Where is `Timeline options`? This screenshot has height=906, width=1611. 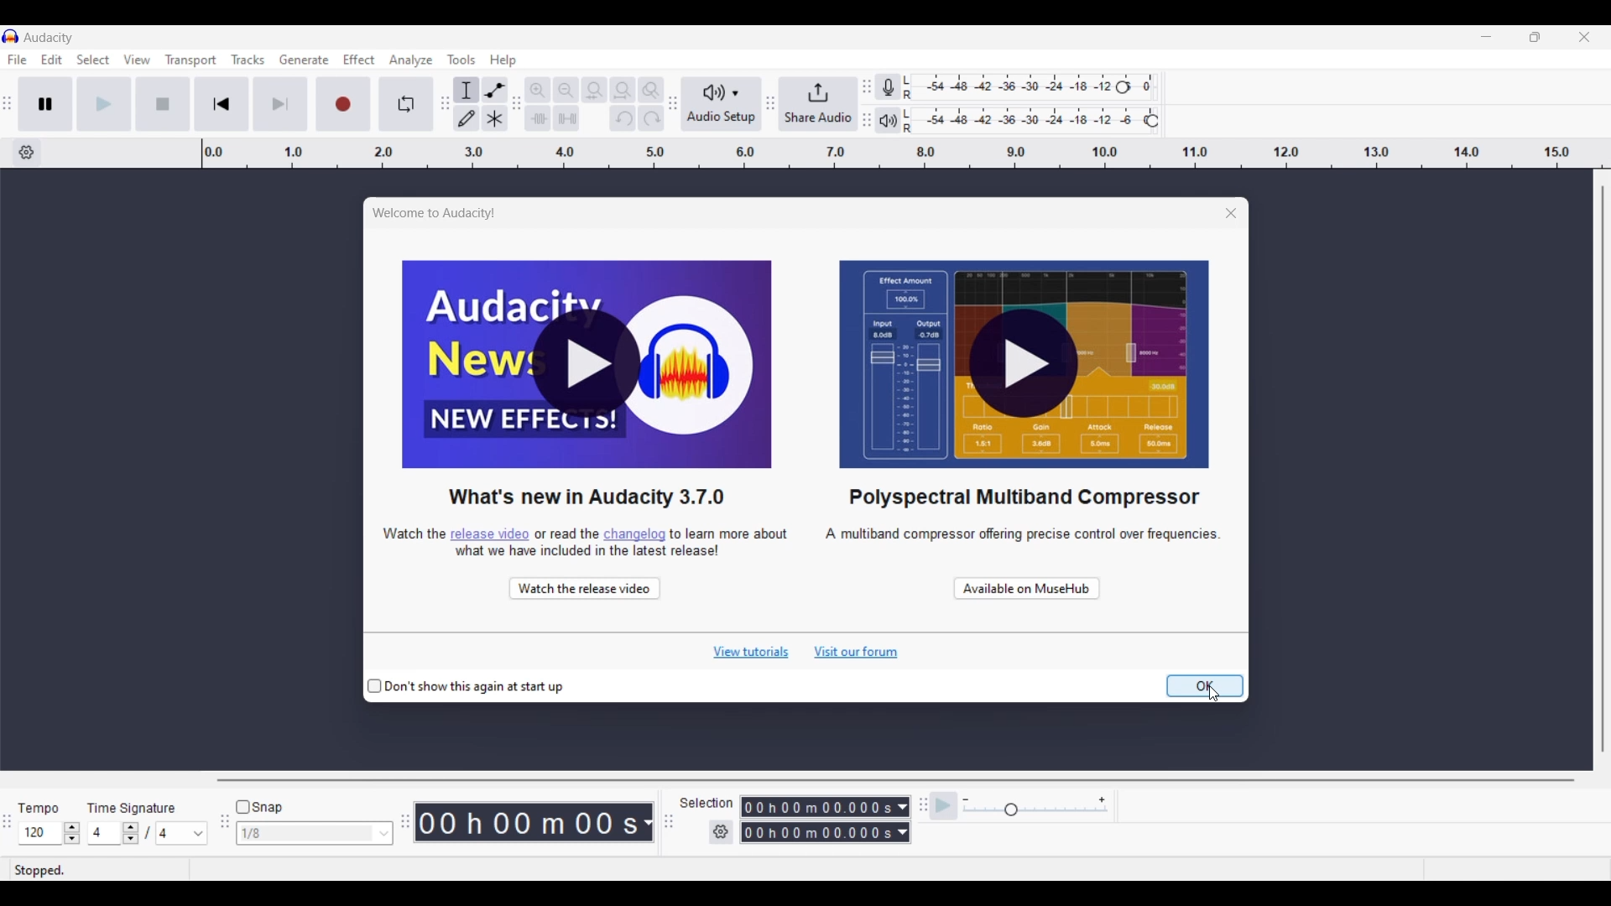
Timeline options is located at coordinates (26, 153).